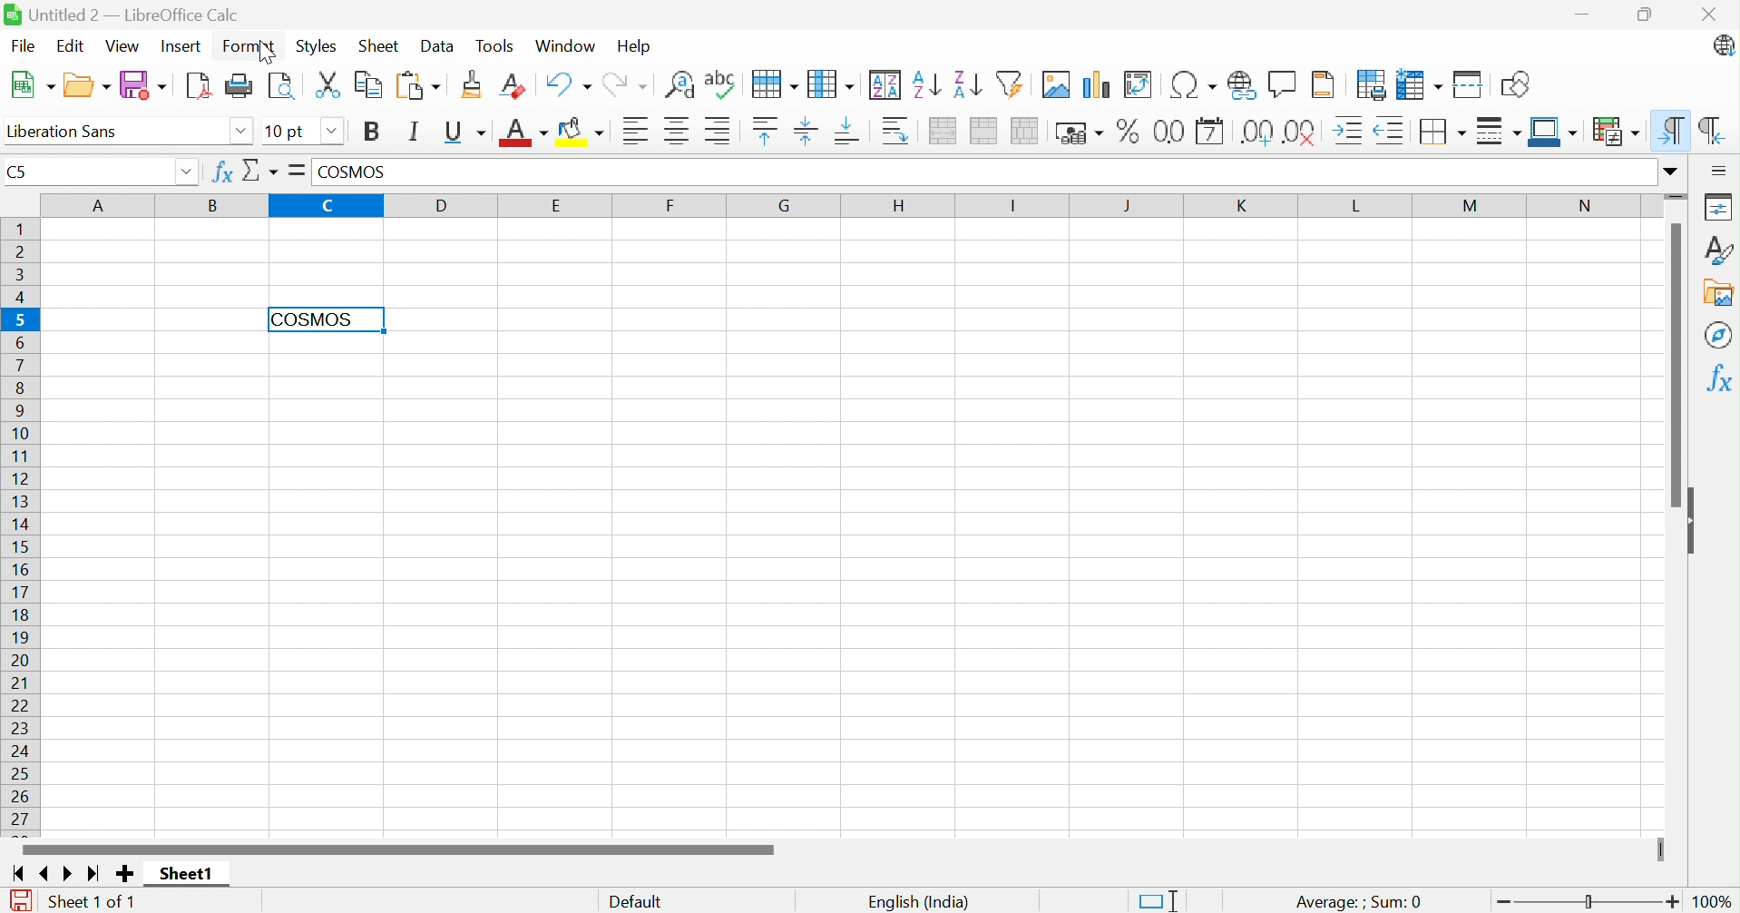  I want to click on Align Center, so click(678, 130).